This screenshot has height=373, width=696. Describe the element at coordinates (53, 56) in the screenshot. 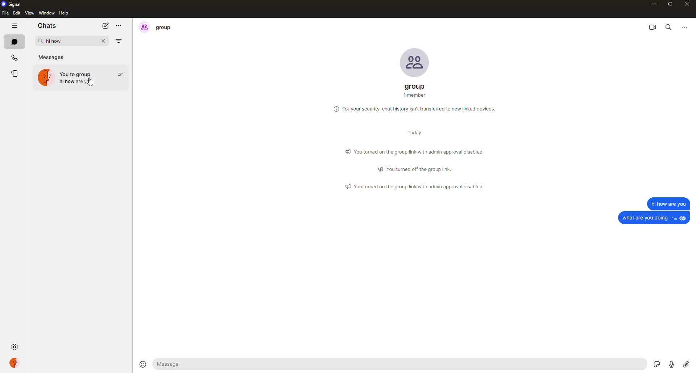

I see `messages` at that location.